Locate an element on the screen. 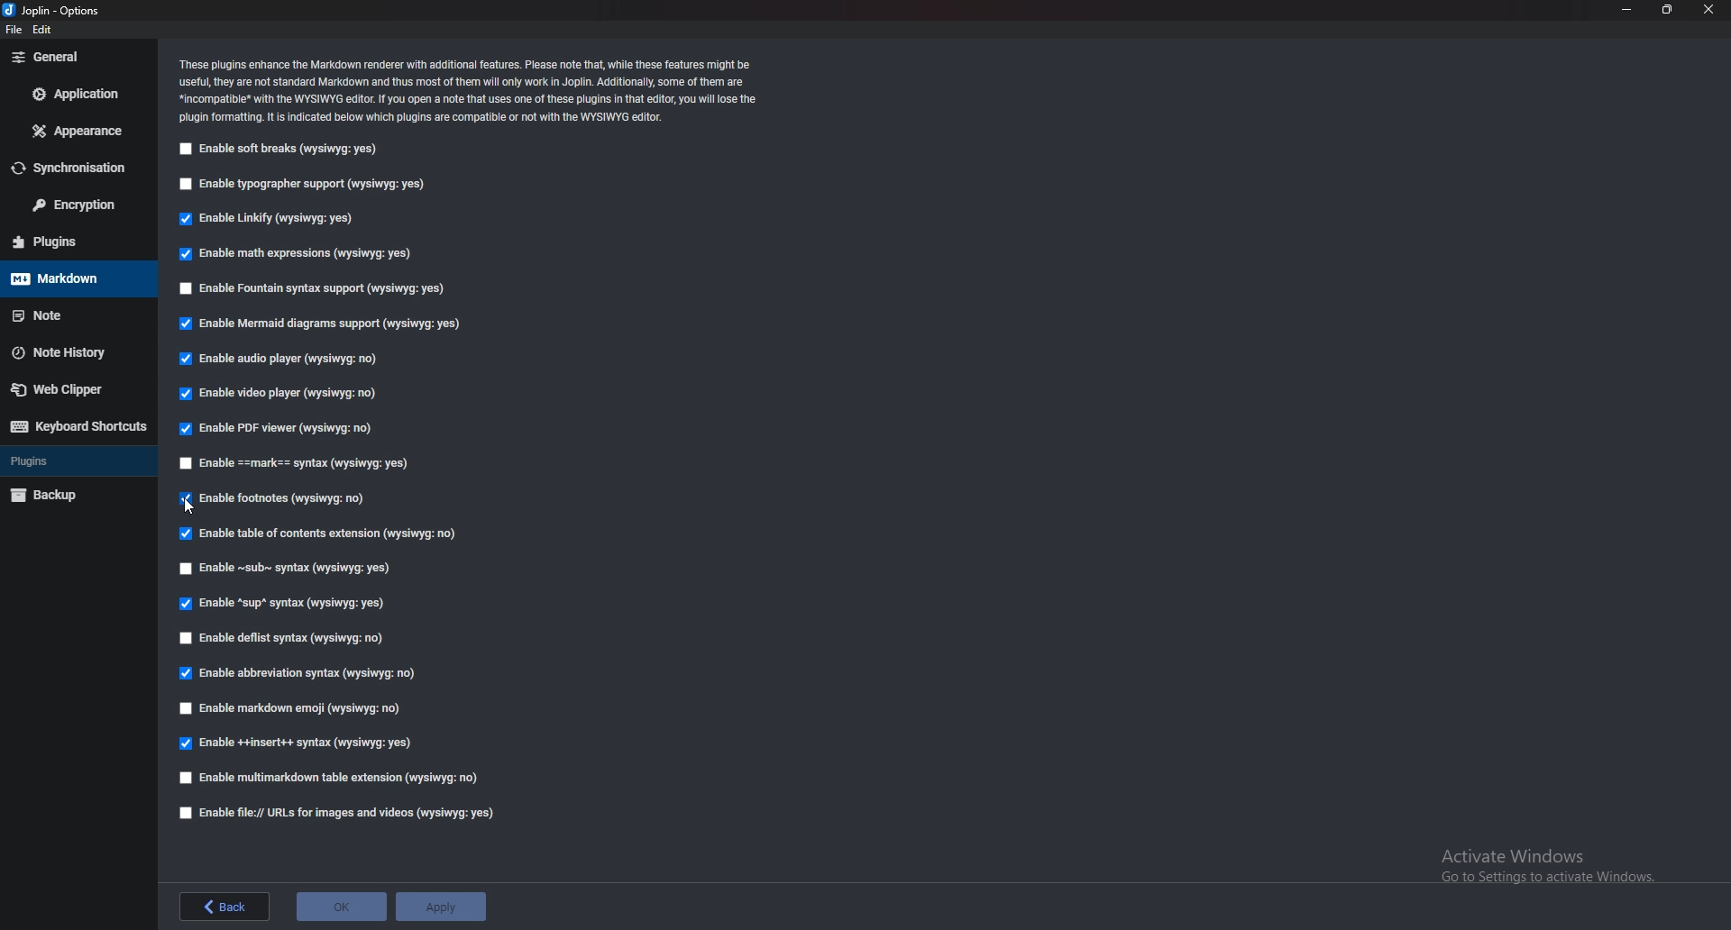 The height and width of the screenshot is (930, 1731). Enable multi markdown table is located at coordinates (334, 778).